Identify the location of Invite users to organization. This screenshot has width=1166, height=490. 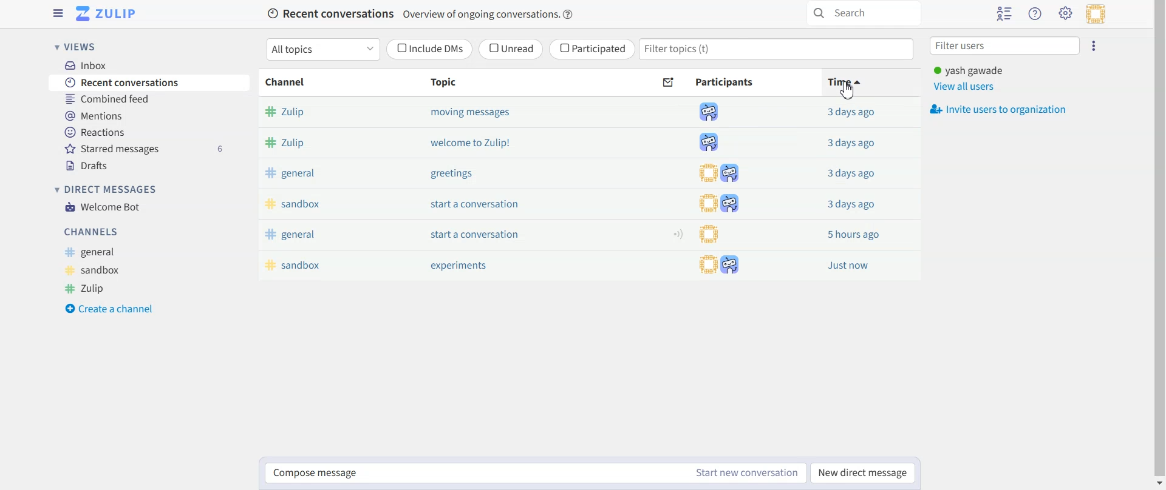
(999, 109).